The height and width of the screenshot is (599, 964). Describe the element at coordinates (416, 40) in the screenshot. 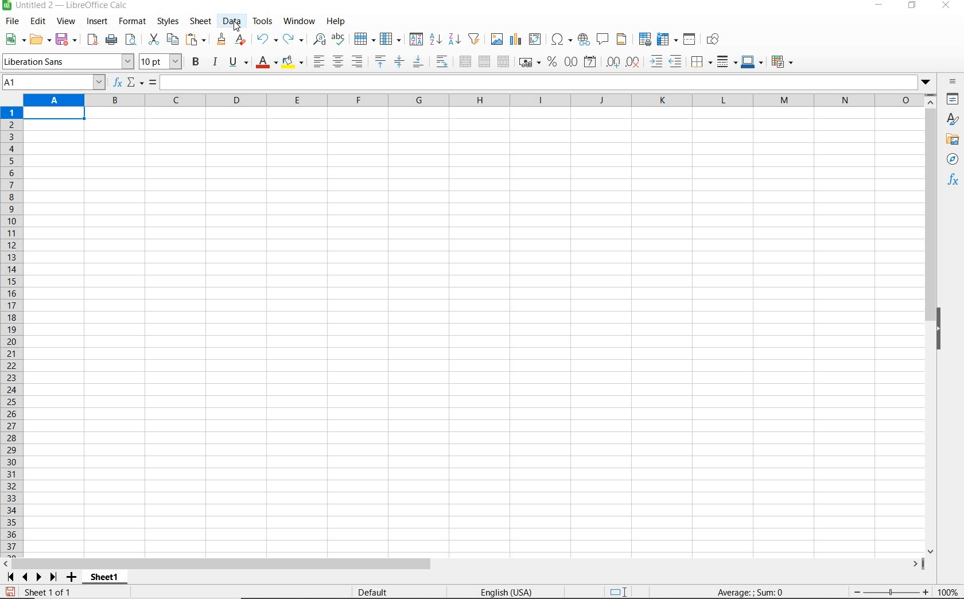

I see `sort` at that location.